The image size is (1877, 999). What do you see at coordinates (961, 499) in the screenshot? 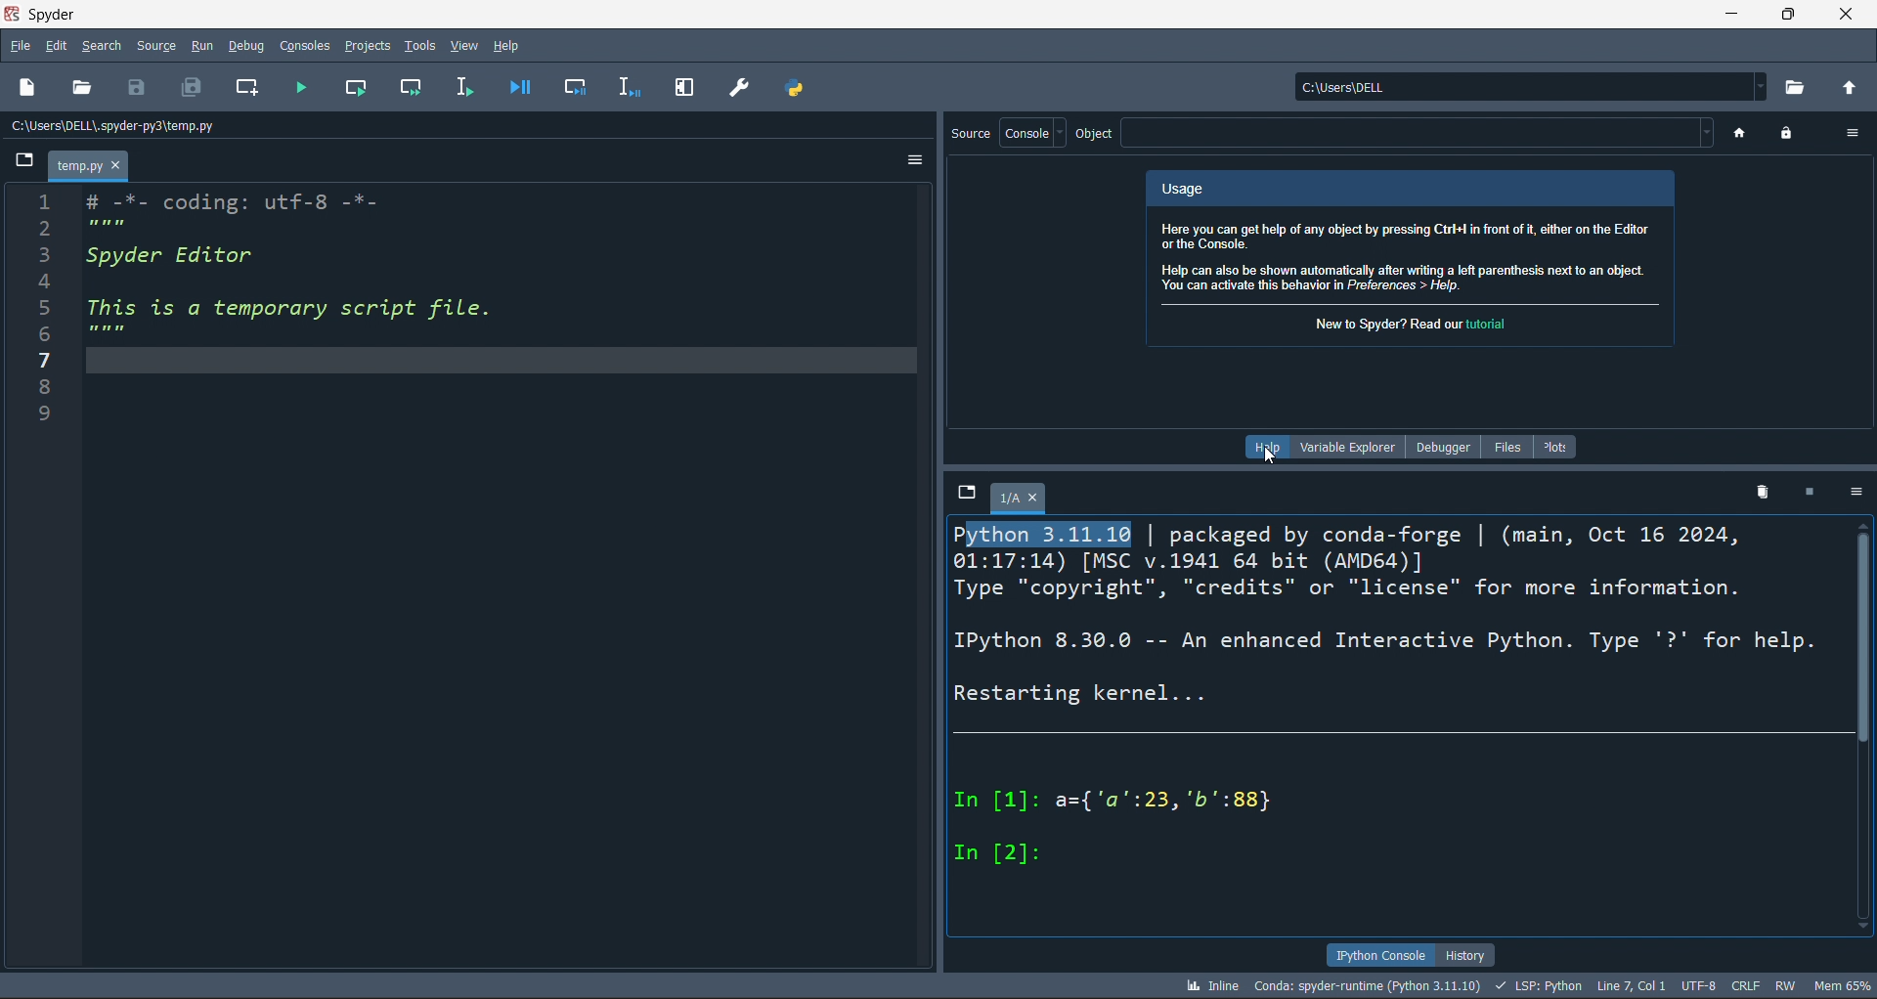
I see `browse tabs` at bounding box center [961, 499].